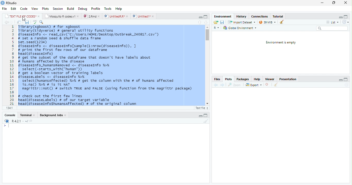 This screenshot has width=352, height=185. Describe the element at coordinates (276, 85) in the screenshot. I see `Clean` at that location.